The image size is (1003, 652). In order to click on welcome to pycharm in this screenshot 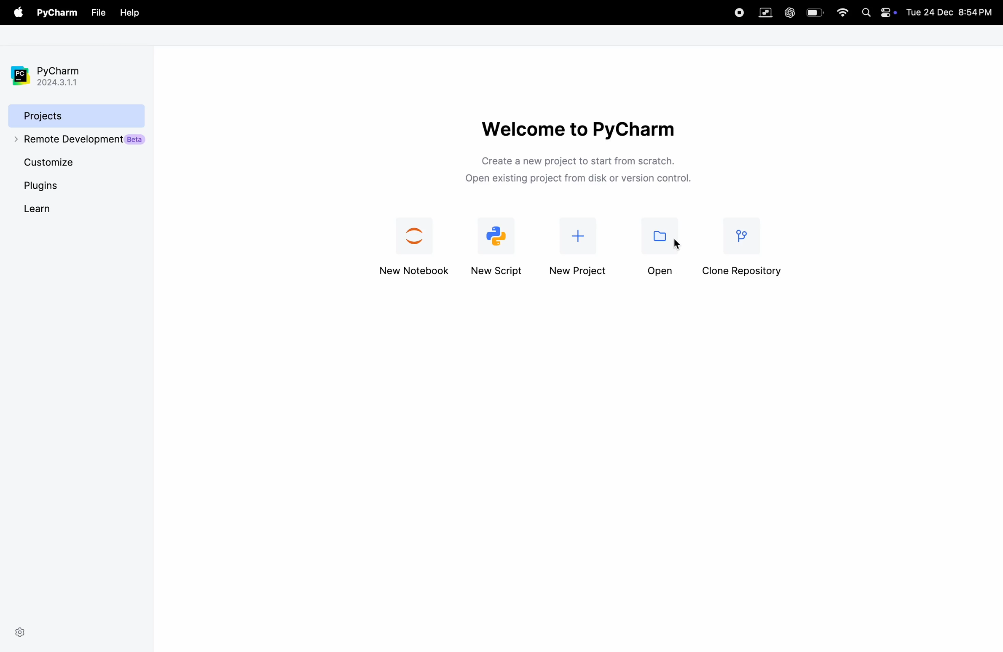, I will do `click(578, 128)`.